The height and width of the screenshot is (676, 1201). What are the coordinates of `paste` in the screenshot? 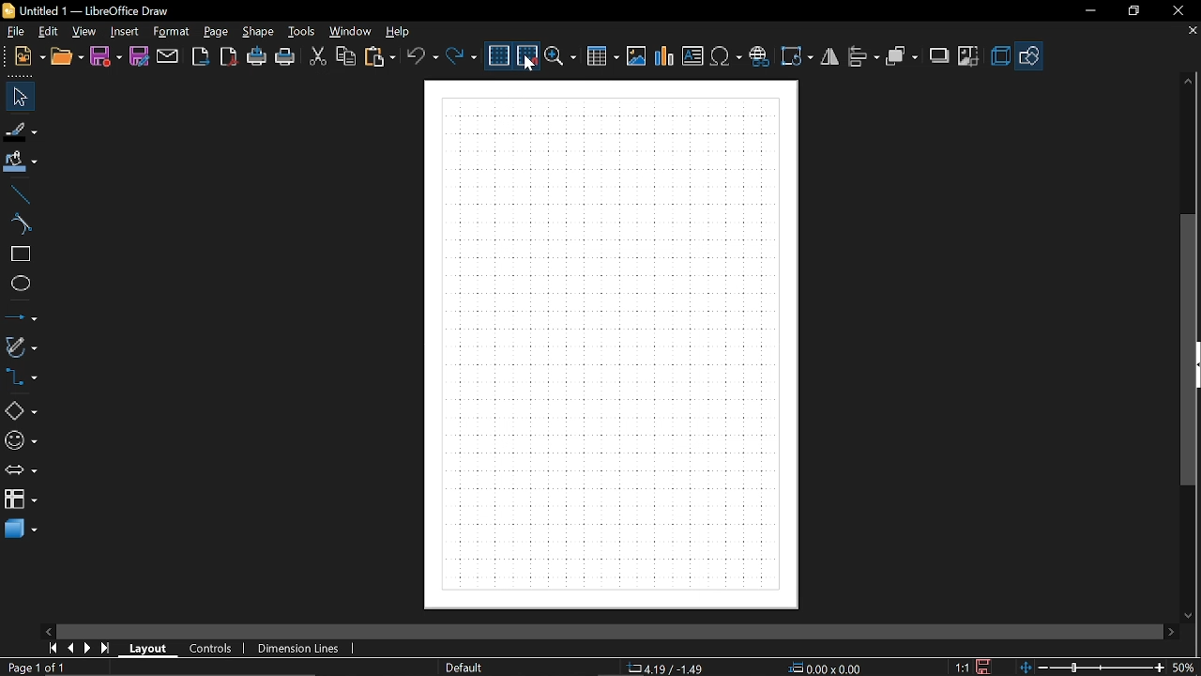 It's located at (383, 56).